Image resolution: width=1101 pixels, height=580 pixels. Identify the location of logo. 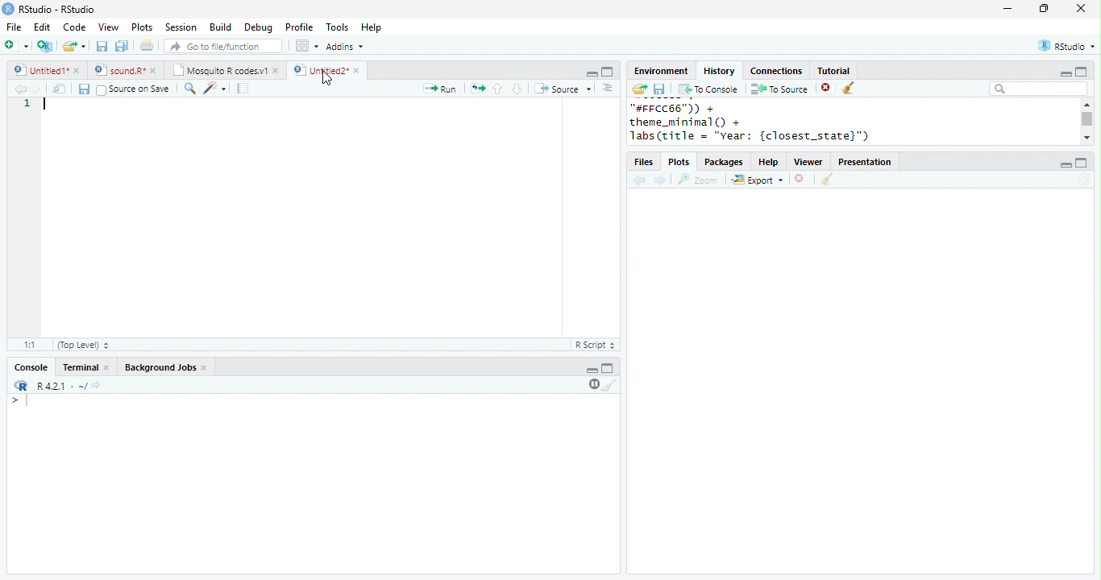
(8, 9).